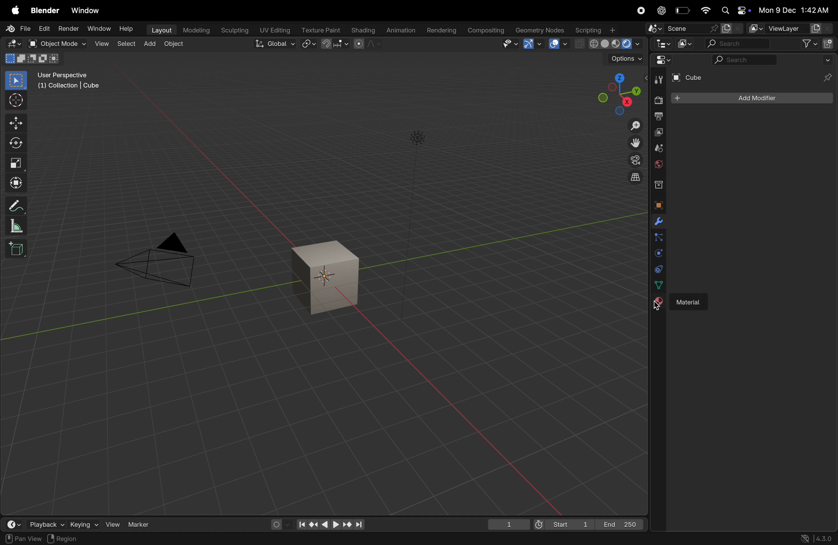 This screenshot has width=838, height=545. I want to click on editor type, so click(13, 44).